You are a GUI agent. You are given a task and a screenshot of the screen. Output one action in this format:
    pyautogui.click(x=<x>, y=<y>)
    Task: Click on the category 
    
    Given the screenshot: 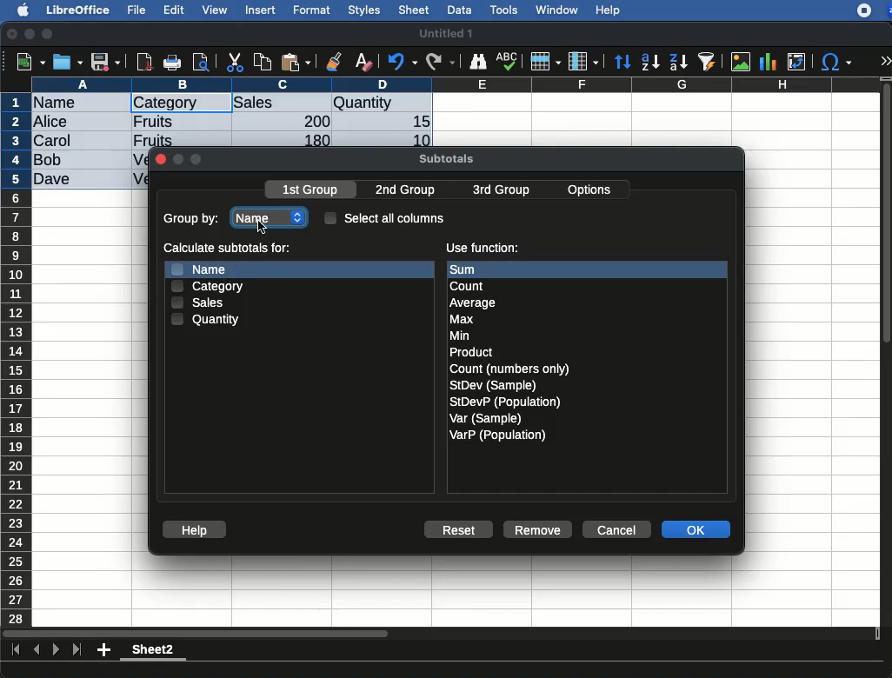 What is the action you would take?
    pyautogui.click(x=207, y=286)
    